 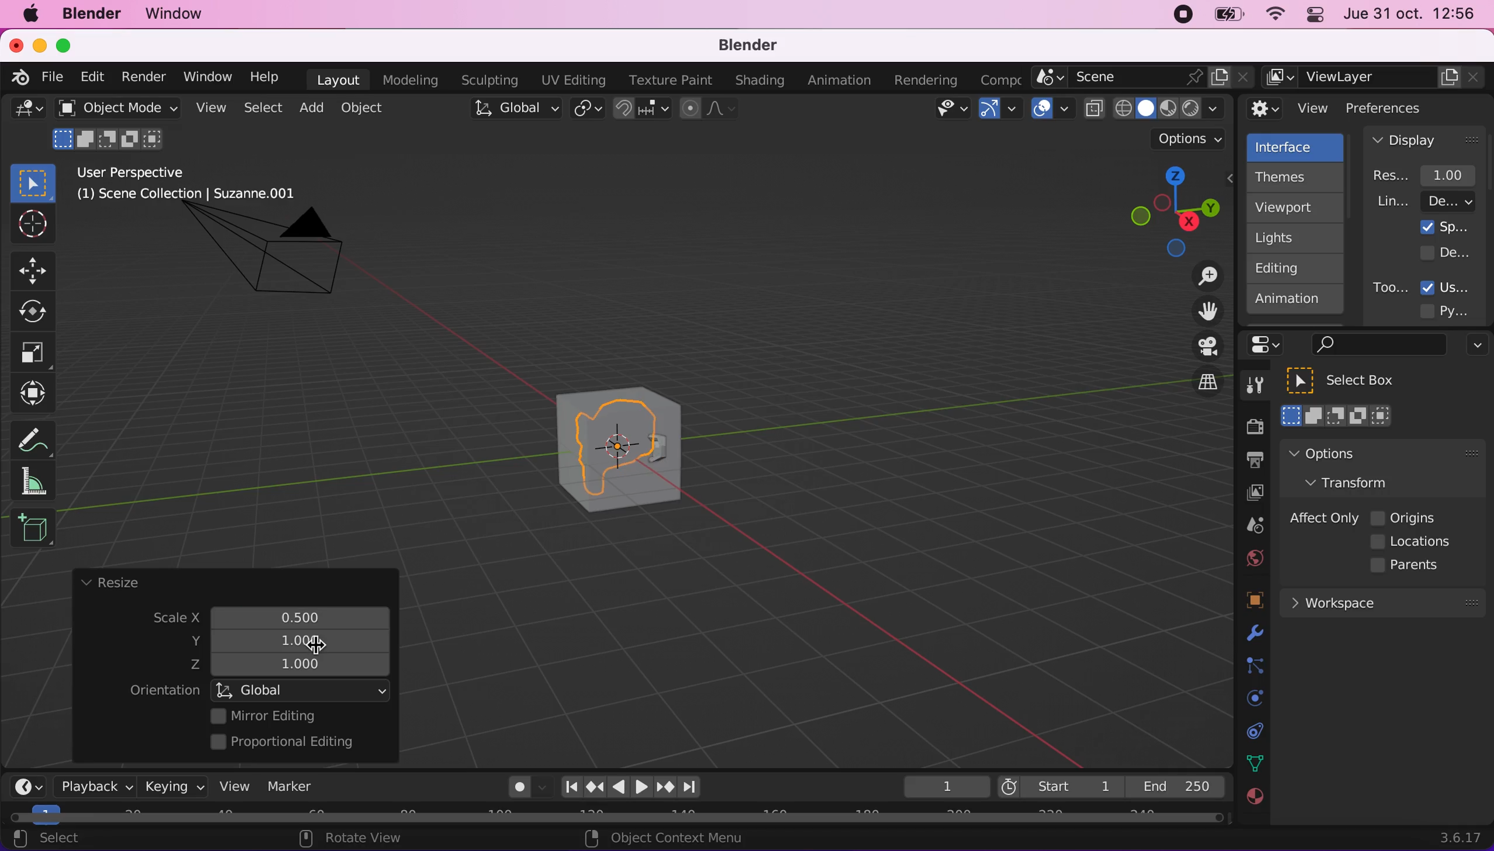 What do you see at coordinates (291, 786) in the screenshot?
I see `marker` at bounding box center [291, 786].